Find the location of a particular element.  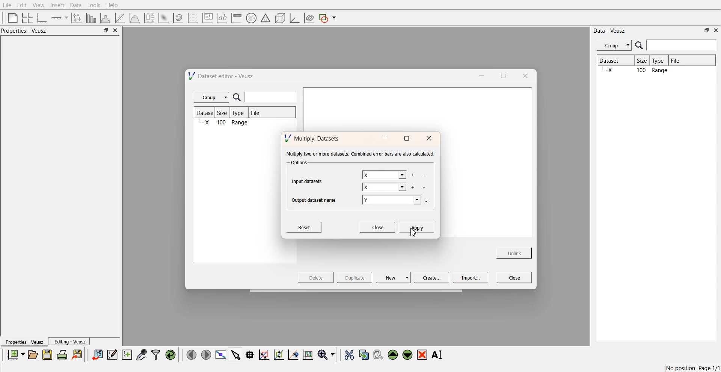

cursor is located at coordinates (413, 234).